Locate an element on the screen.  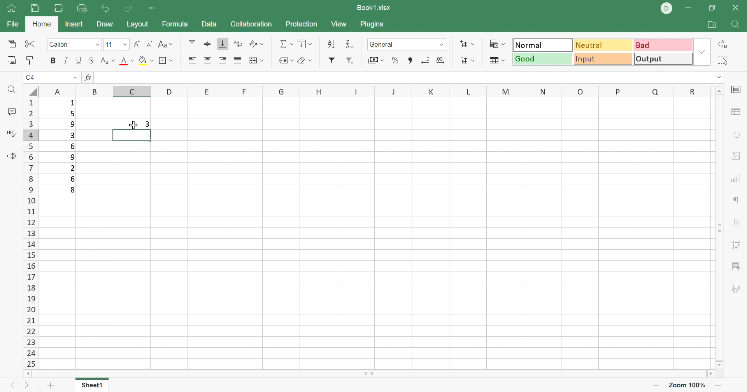
Wrap text is located at coordinates (237, 44).